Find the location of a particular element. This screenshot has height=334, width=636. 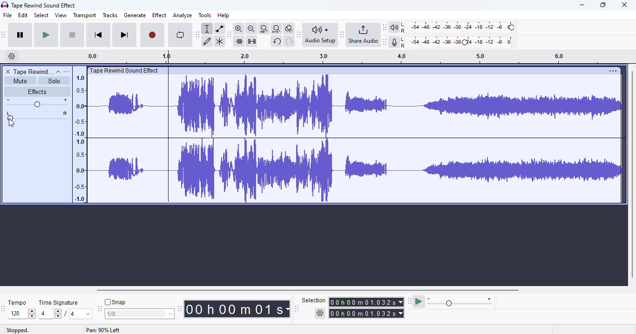

delete track is located at coordinates (8, 72).